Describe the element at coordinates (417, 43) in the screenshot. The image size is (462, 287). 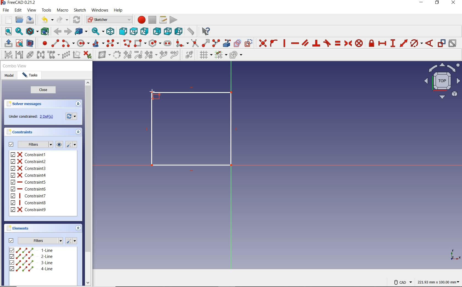
I see `constraint arc/circle` at that location.